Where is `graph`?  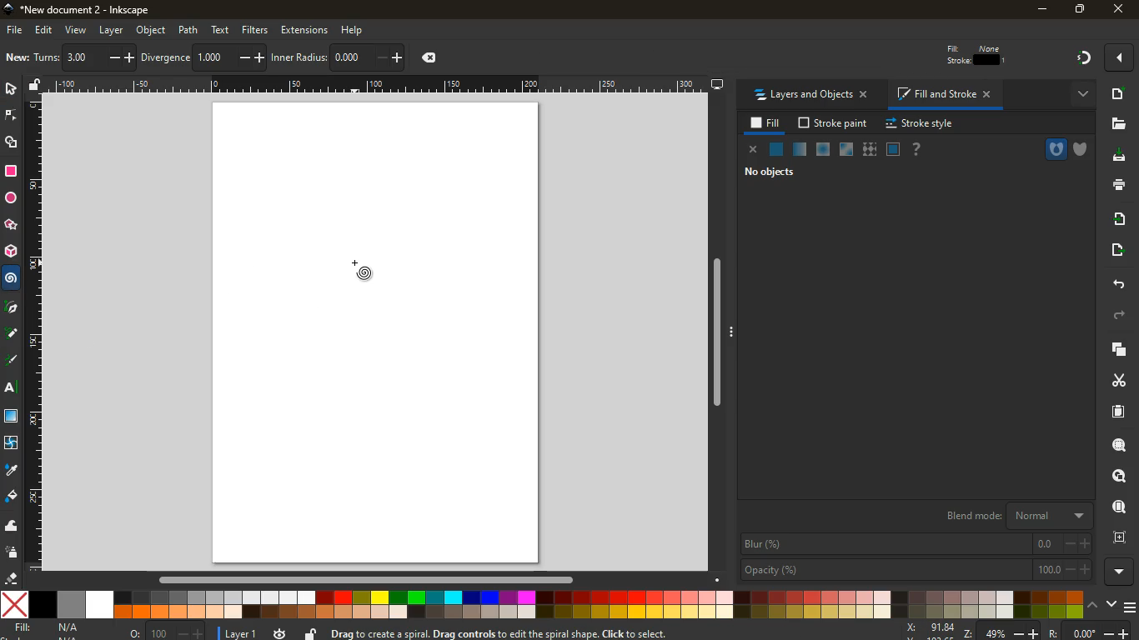
graph is located at coordinates (369, 57).